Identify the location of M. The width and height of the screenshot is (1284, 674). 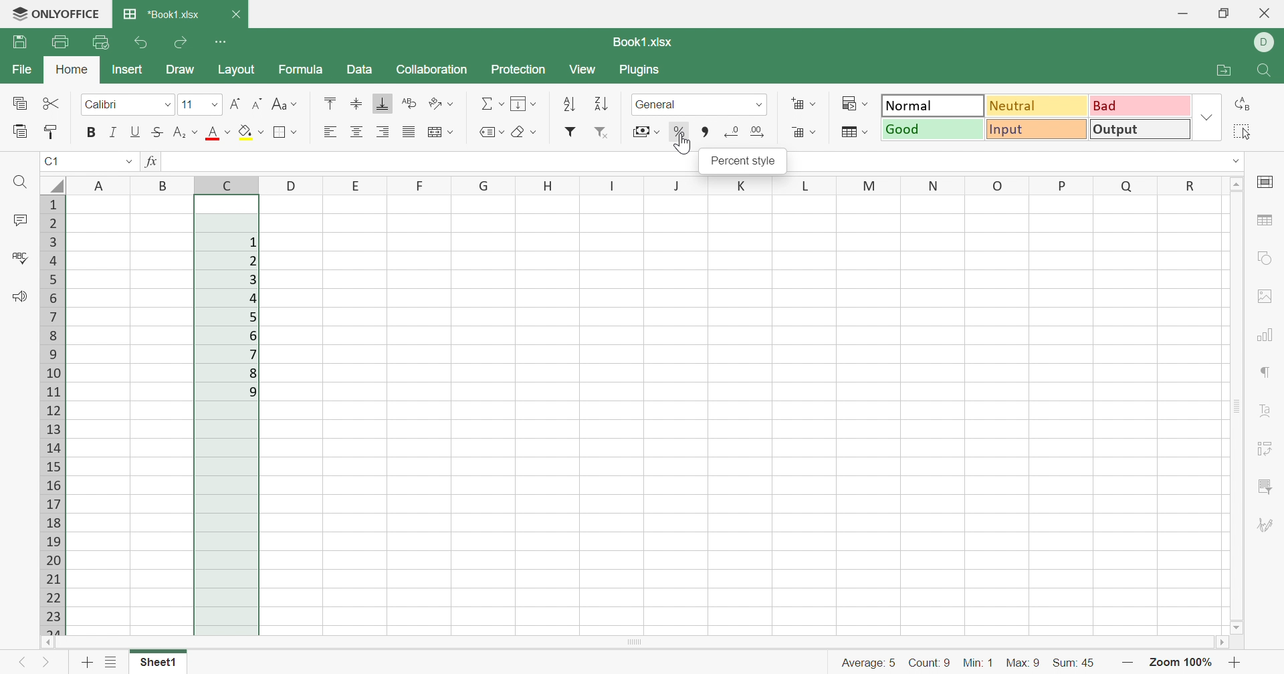
(868, 187).